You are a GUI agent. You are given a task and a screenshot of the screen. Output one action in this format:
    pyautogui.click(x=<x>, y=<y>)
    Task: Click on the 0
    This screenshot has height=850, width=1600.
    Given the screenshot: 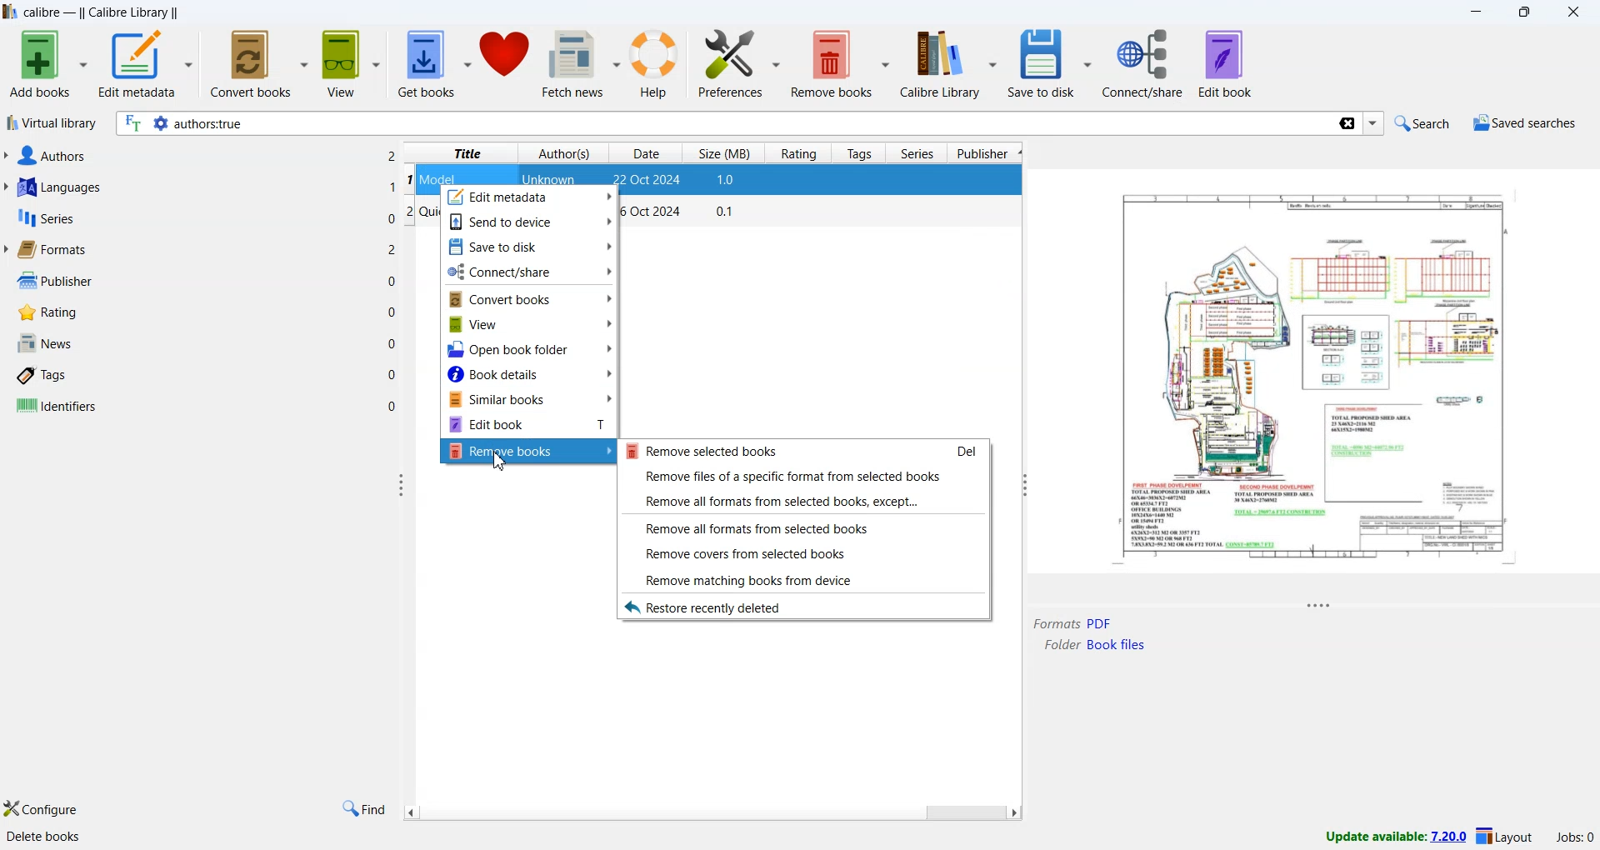 What is the action you would take?
    pyautogui.click(x=392, y=374)
    